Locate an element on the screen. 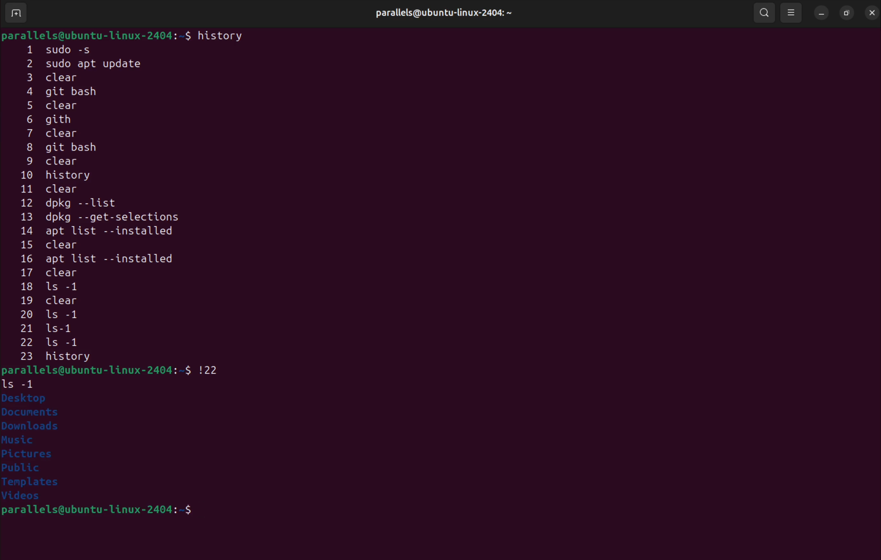 The width and height of the screenshot is (881, 560). videos is located at coordinates (27, 497).